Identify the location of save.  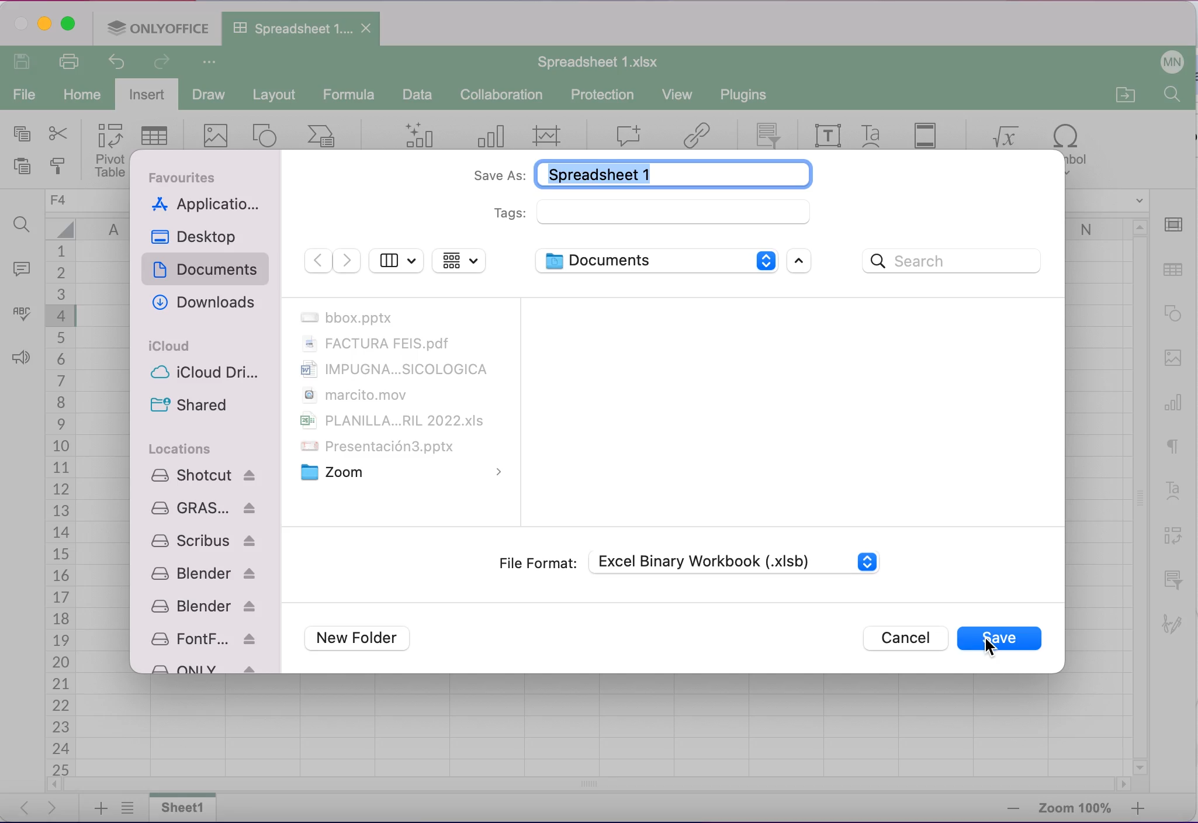
(1001, 641).